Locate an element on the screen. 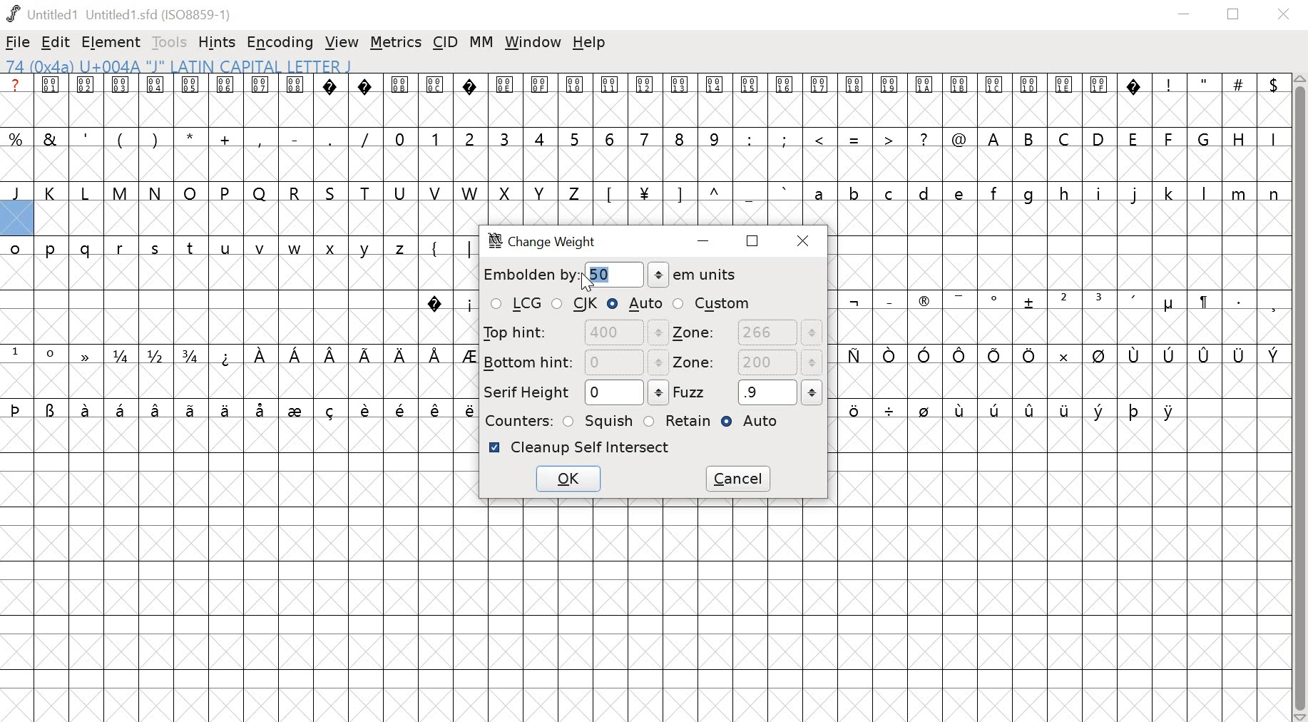 The height and width of the screenshot is (722, 1308). symbol is located at coordinates (83, 354).